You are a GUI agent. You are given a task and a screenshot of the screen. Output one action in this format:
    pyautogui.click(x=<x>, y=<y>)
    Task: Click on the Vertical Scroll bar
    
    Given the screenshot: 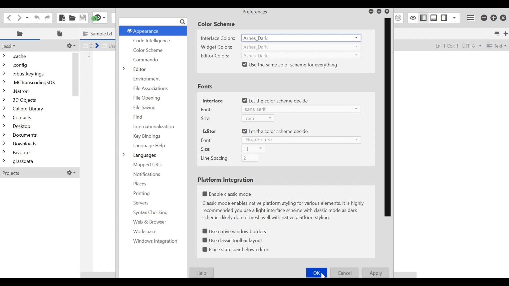 What is the action you would take?
    pyautogui.click(x=388, y=117)
    